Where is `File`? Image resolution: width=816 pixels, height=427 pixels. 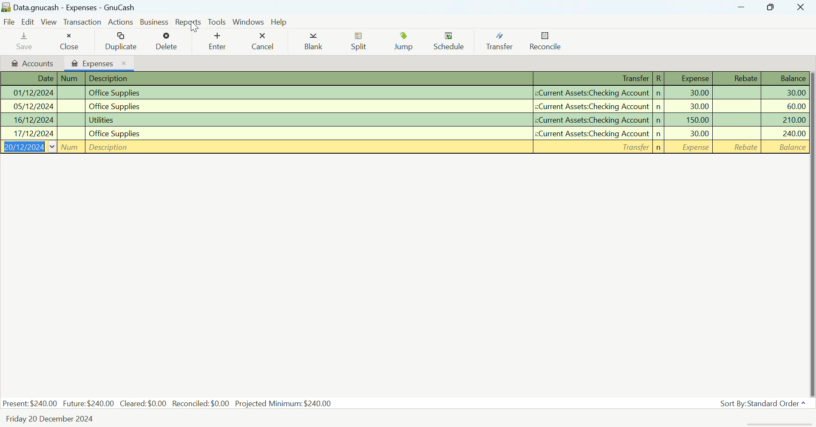 File is located at coordinates (10, 21).